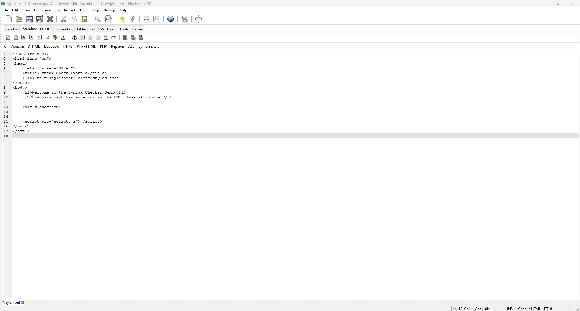 This screenshot has height=311, width=580. I want to click on file, so click(5, 10).